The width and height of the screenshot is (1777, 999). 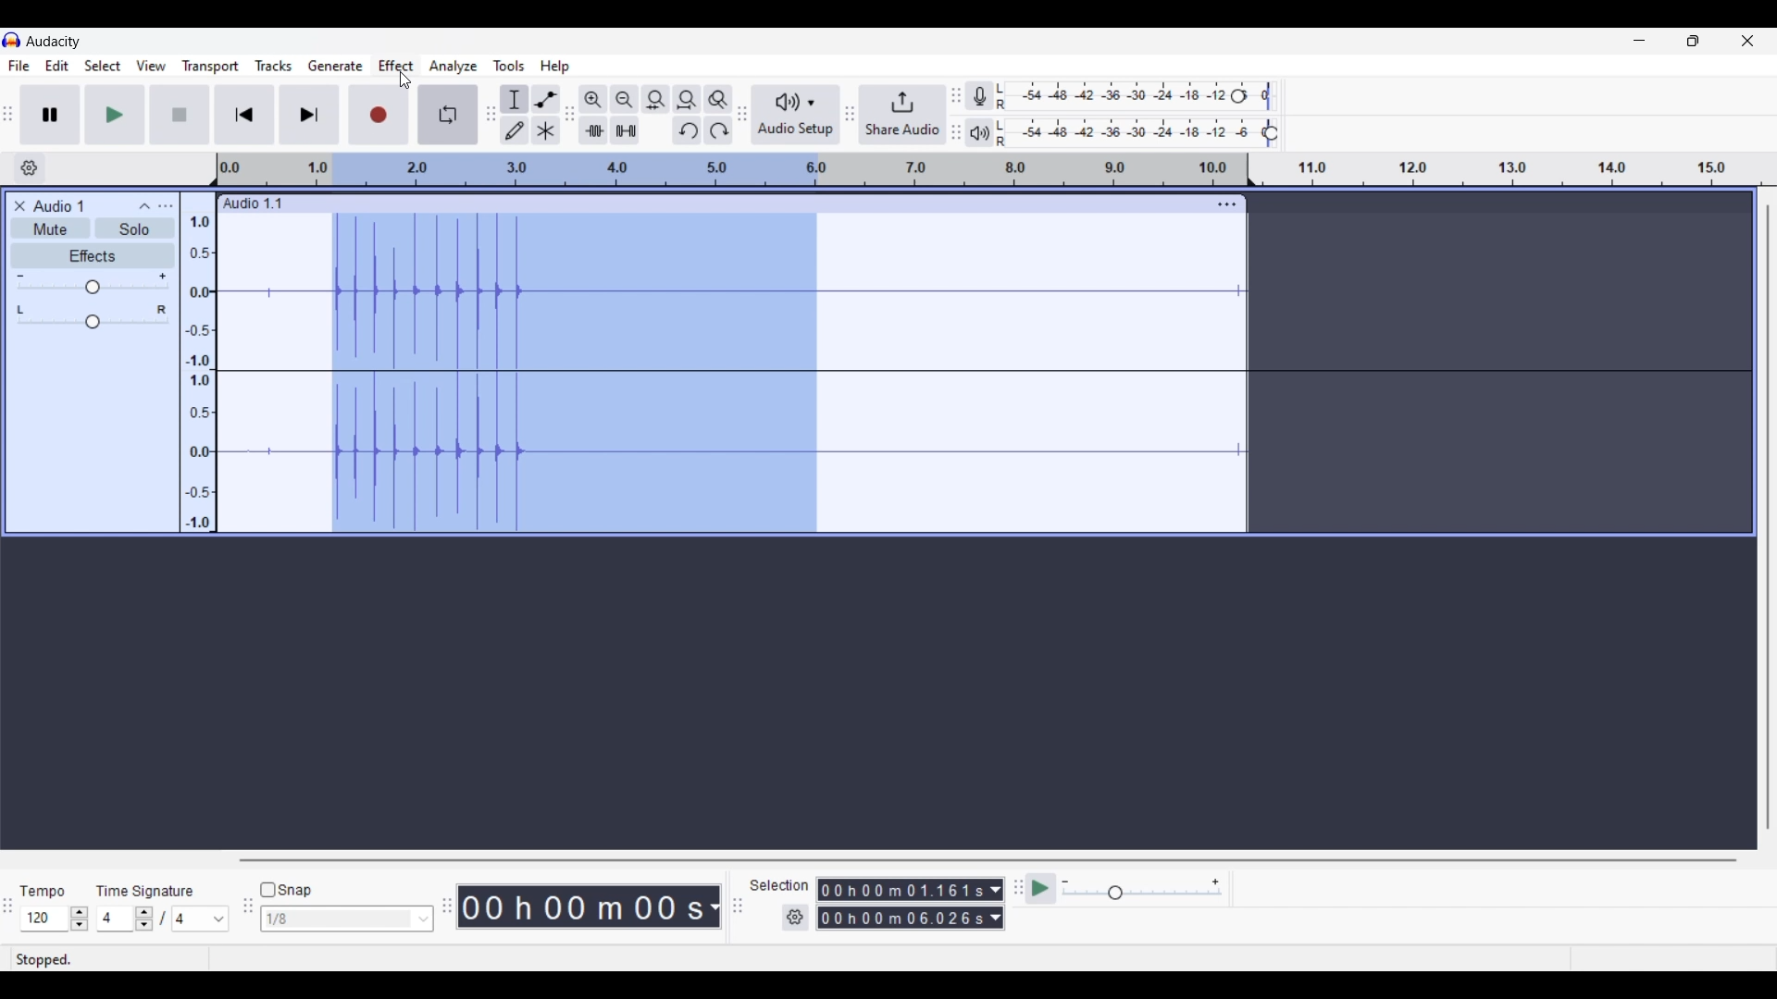 I want to click on Status of recording, so click(x=108, y=959).